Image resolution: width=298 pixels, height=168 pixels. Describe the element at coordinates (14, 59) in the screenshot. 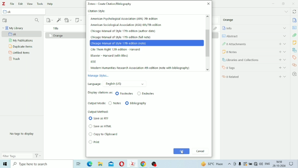

I see `Trash` at that location.